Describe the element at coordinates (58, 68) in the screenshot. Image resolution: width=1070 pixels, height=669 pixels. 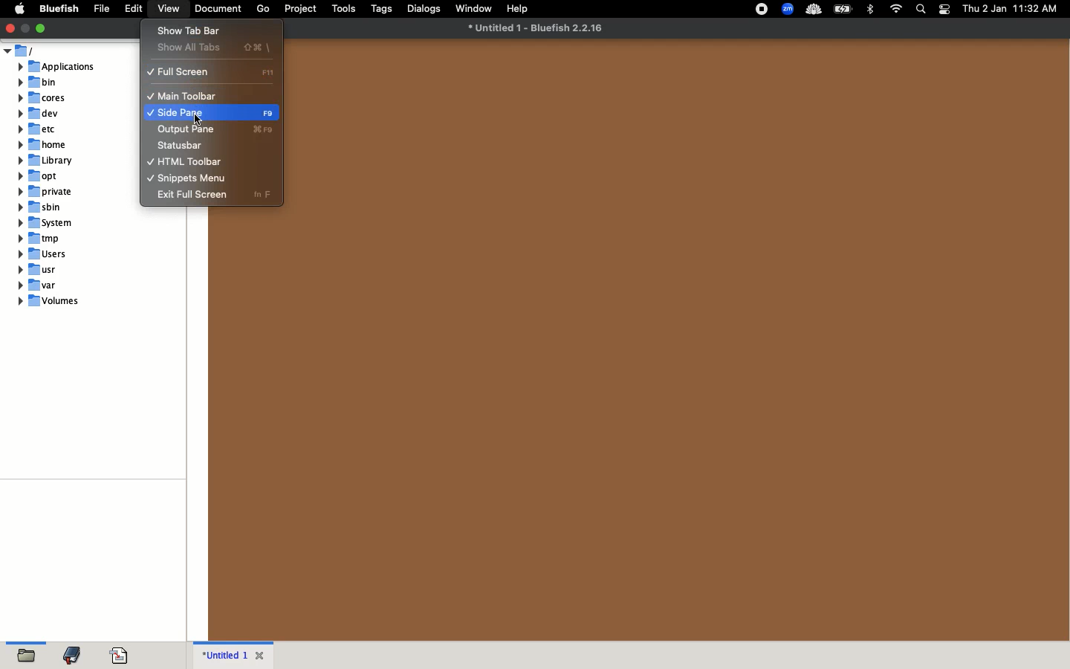
I see `applications` at that location.